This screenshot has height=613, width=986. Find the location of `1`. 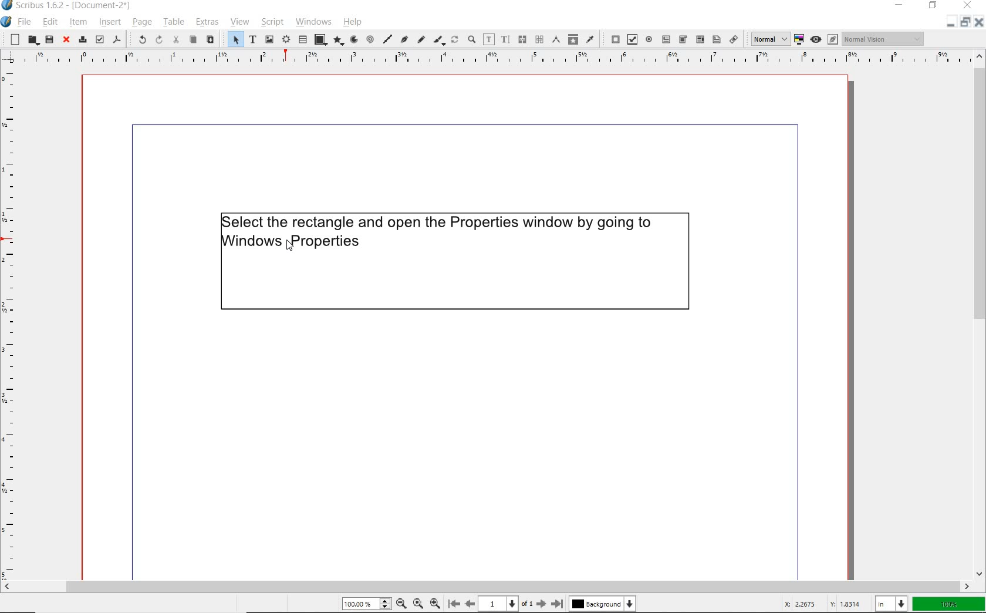

1 is located at coordinates (498, 602).